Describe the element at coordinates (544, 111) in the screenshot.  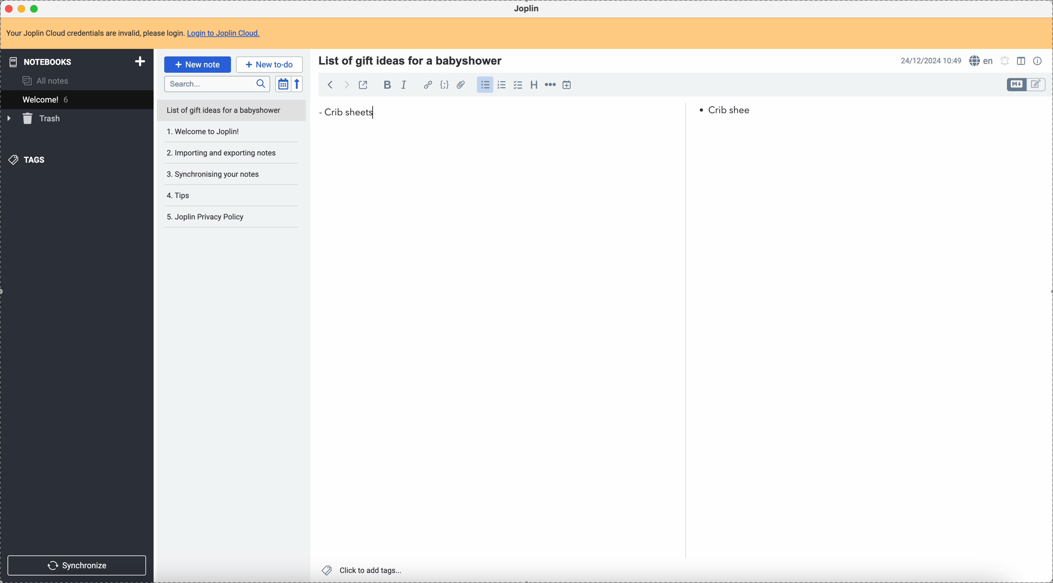
I see `Crib sheets` at that location.